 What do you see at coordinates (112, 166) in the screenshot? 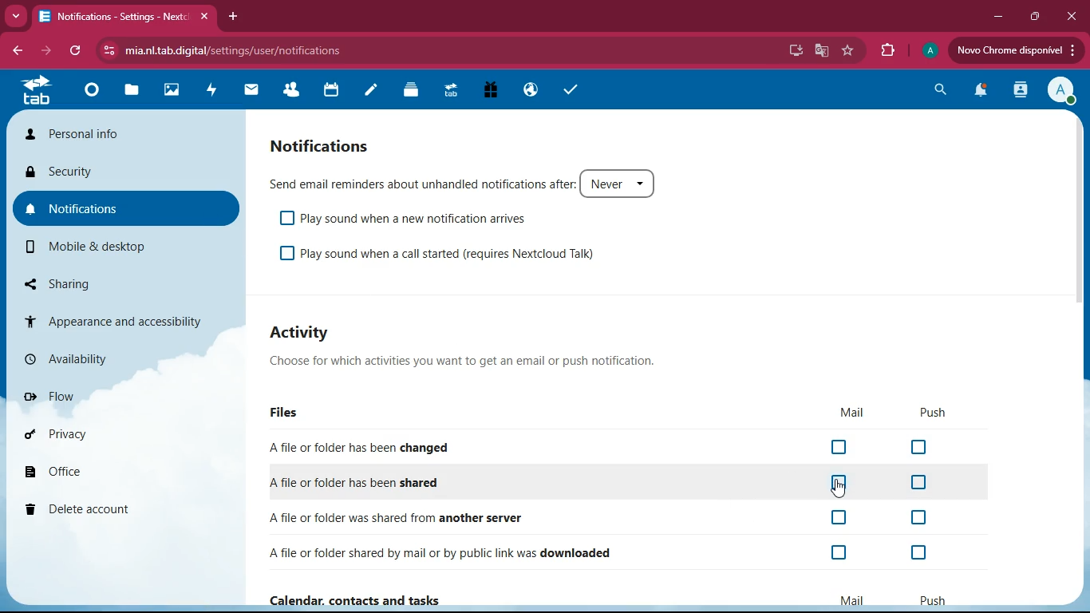
I see `security` at bounding box center [112, 166].